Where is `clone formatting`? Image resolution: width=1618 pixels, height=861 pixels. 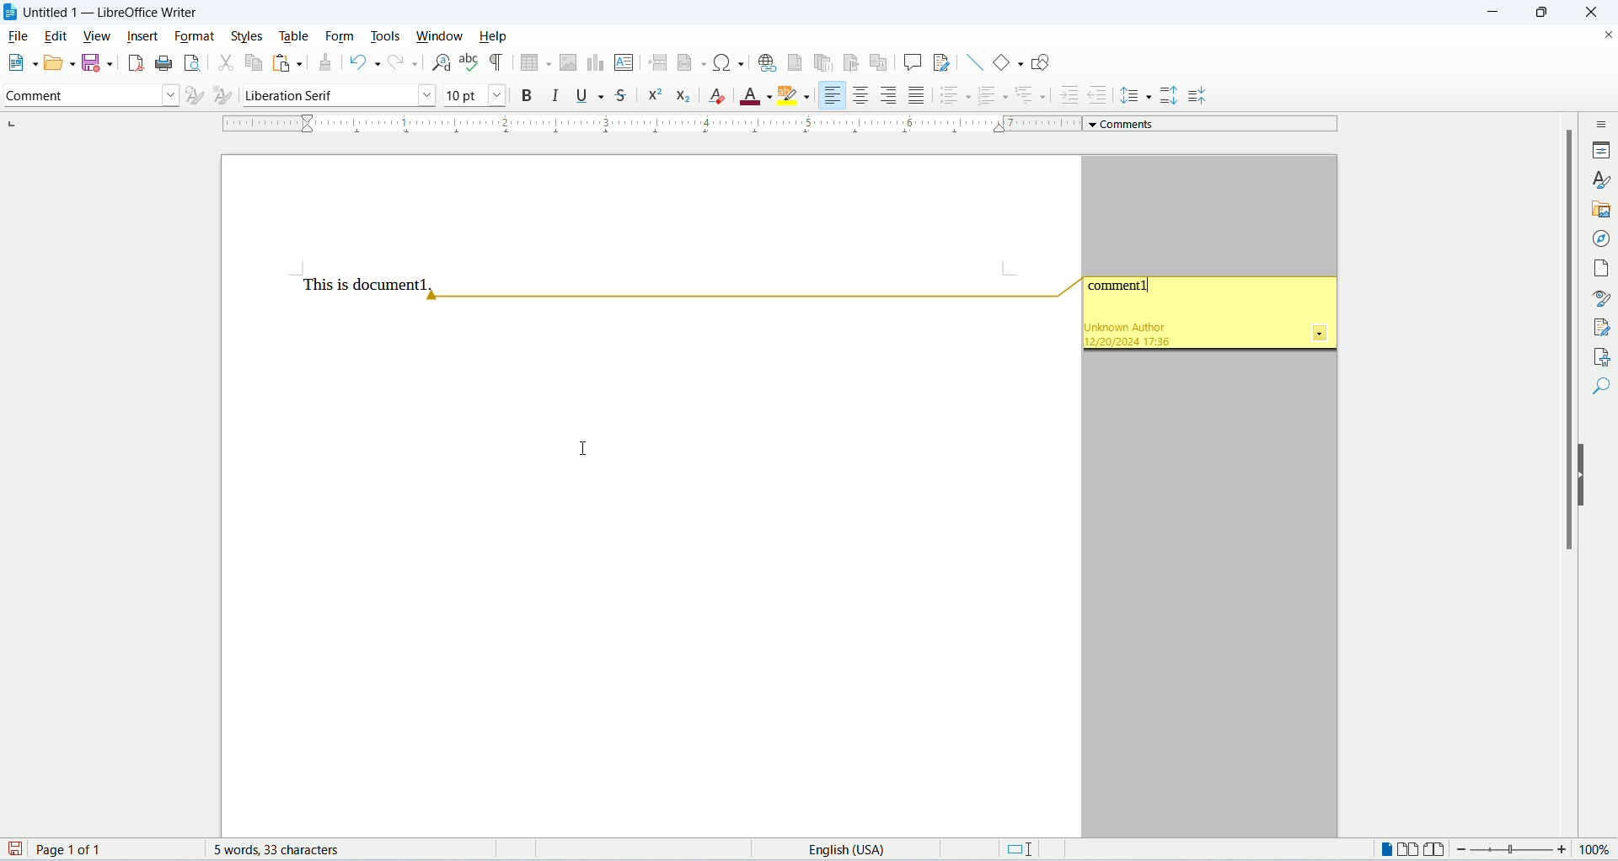
clone formatting is located at coordinates (328, 64).